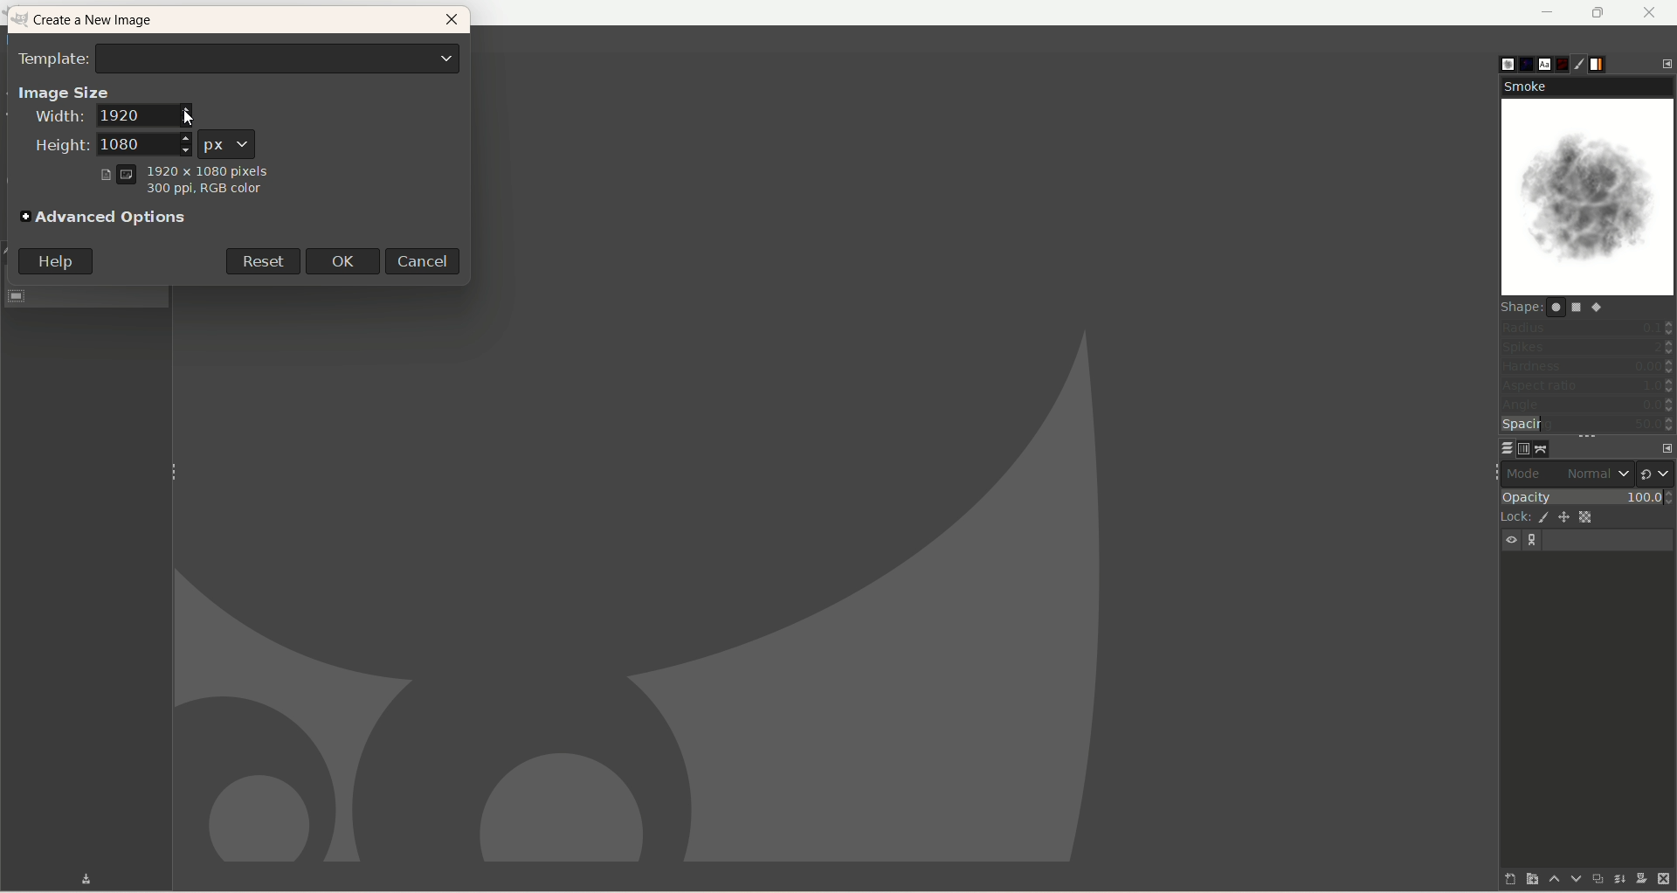  Describe the element at coordinates (1541, 517) in the screenshot. I see `lock pixels` at that location.